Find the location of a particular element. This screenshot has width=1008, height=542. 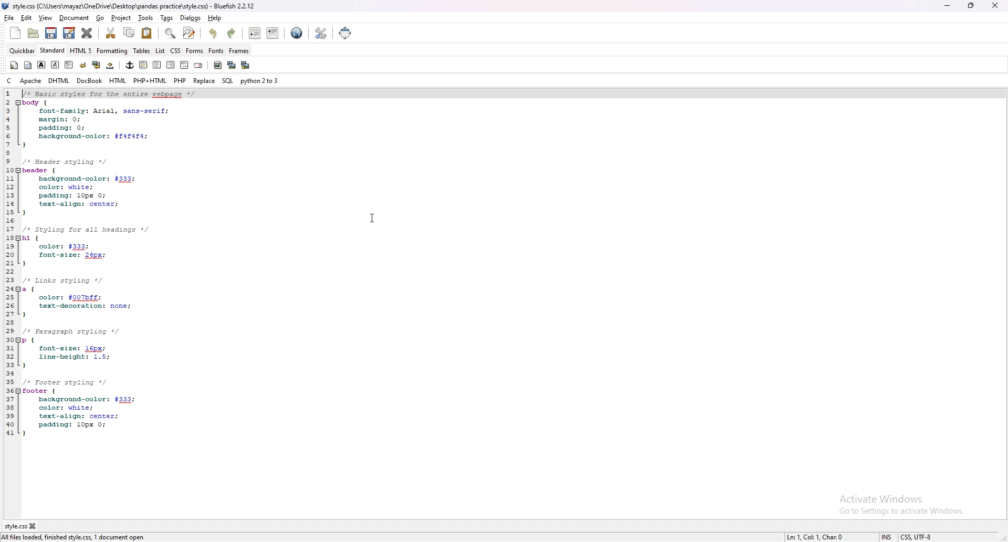

html is located at coordinates (118, 81).